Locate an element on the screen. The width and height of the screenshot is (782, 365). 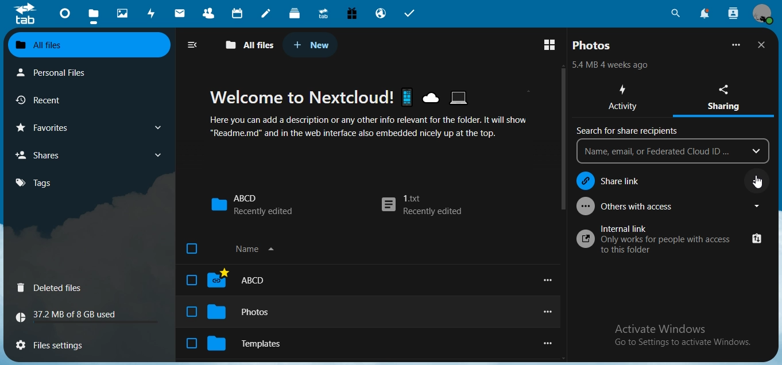
activity is located at coordinates (154, 13).